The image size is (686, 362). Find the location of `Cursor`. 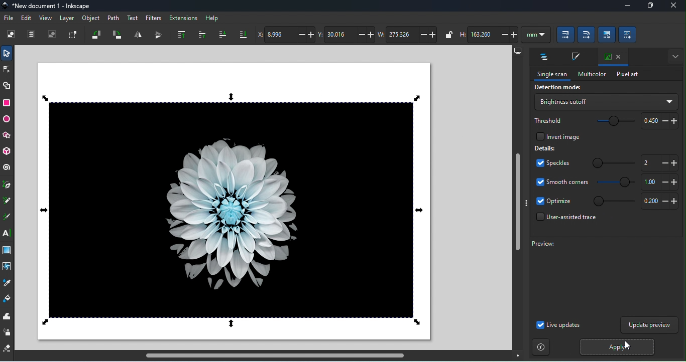

Cursor is located at coordinates (626, 346).